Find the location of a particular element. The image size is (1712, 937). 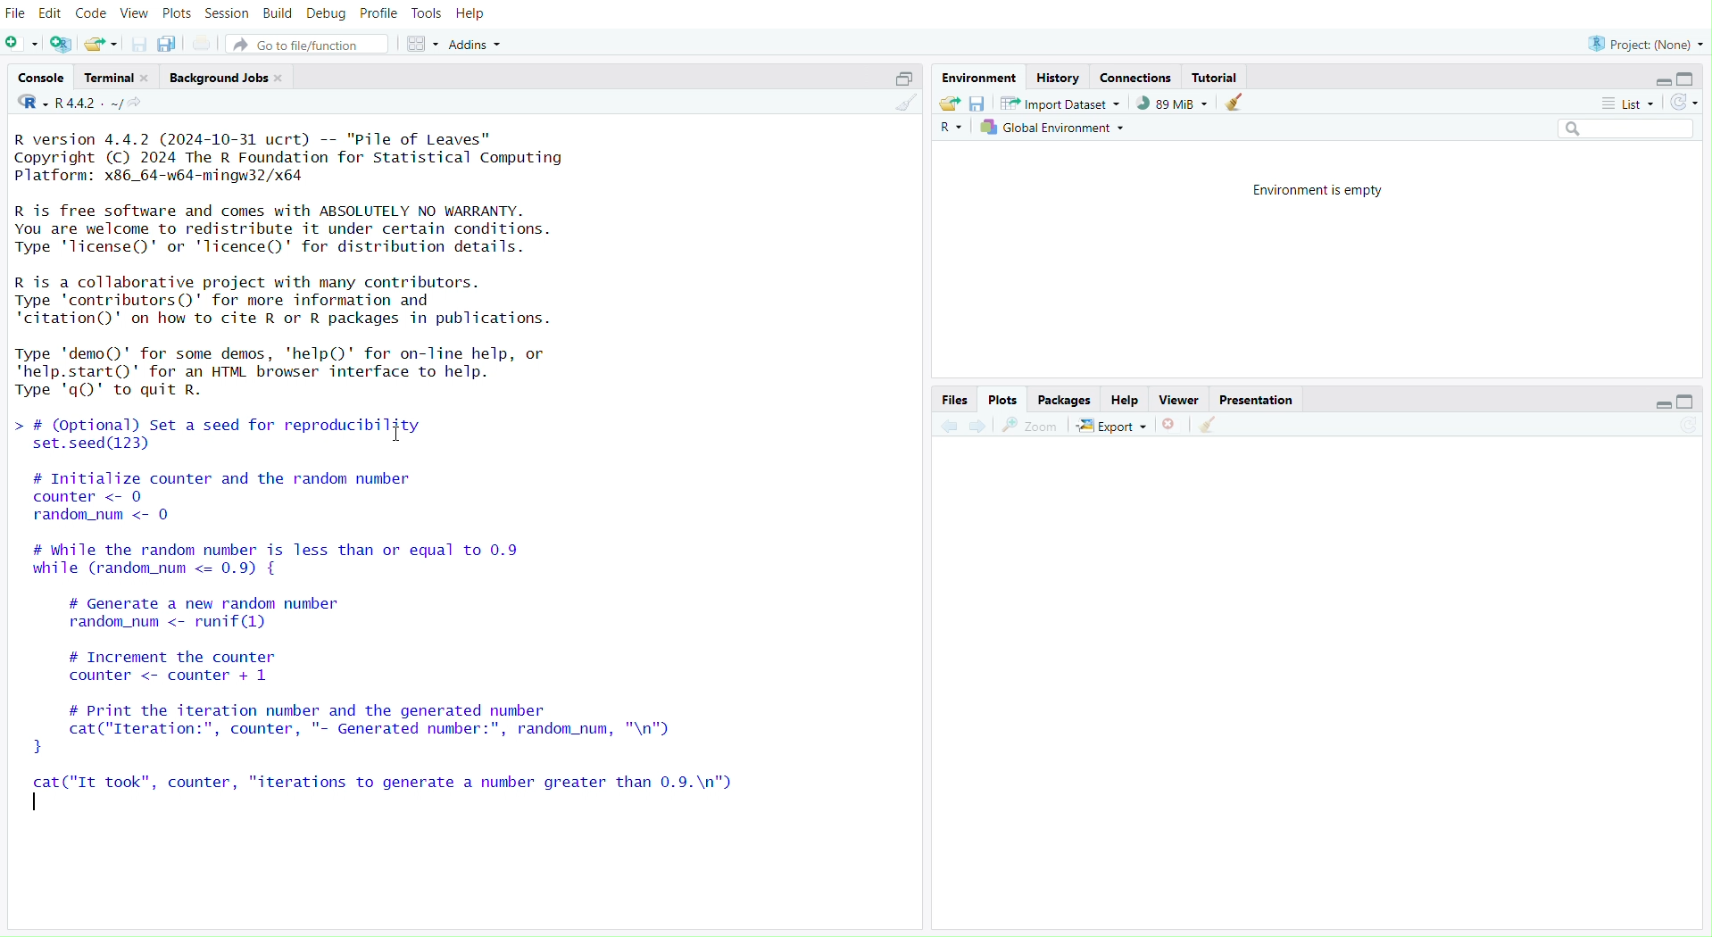

Connections is located at coordinates (1139, 76).